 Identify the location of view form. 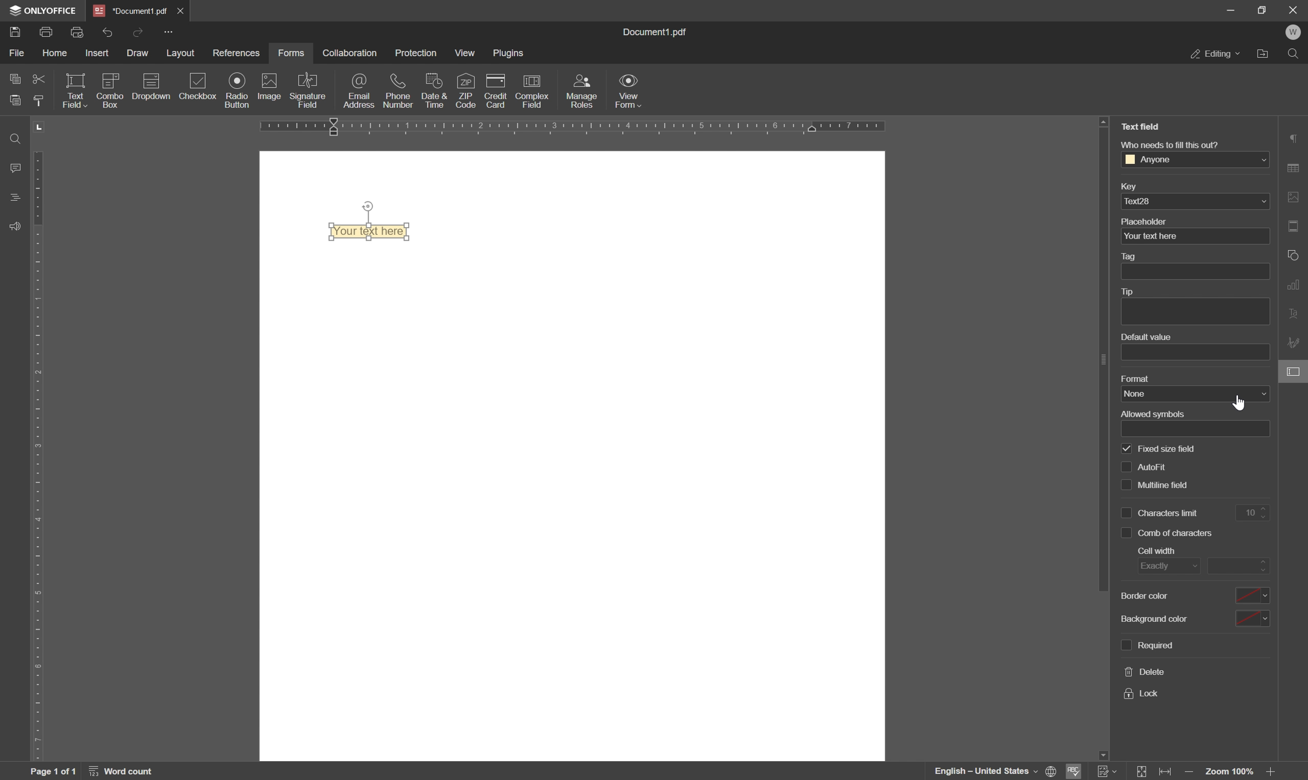
(629, 92).